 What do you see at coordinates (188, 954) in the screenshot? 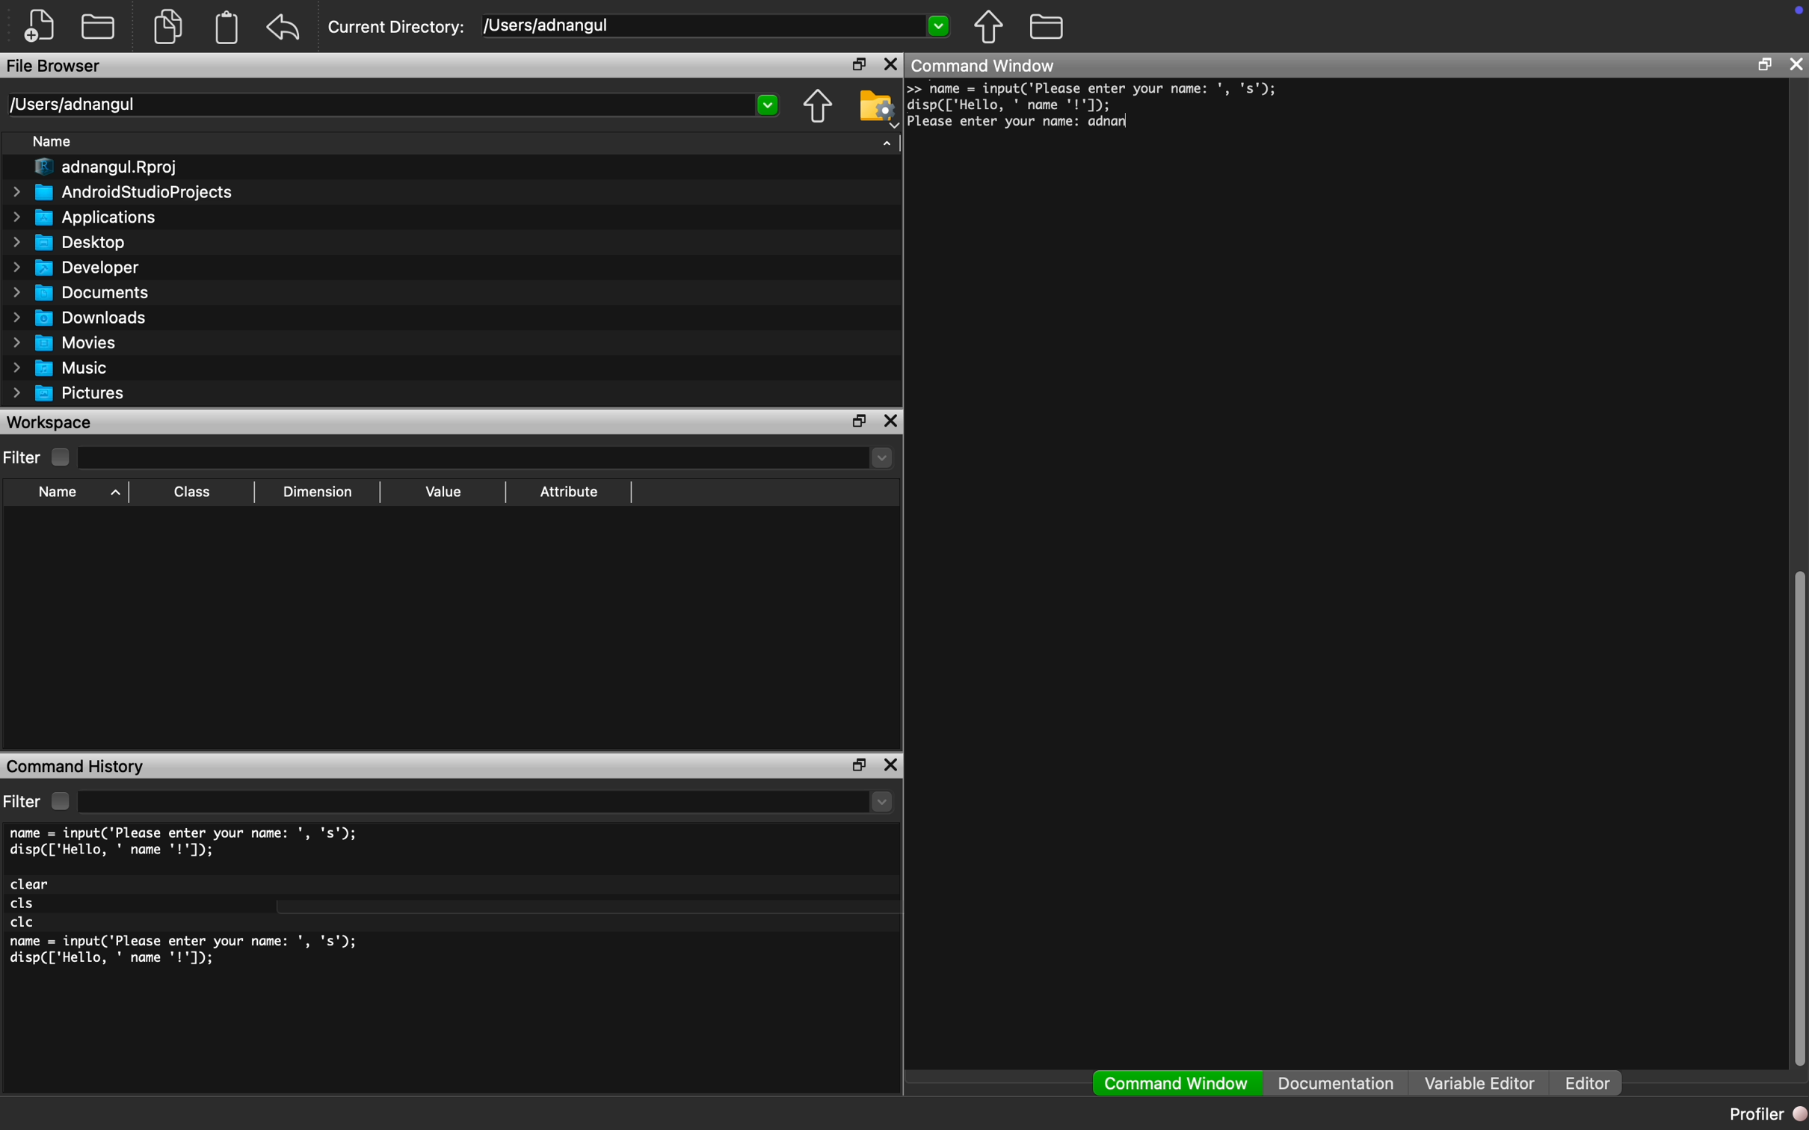
I see `name = input('Please enter your name: ','s');  disp(['Hello, 'name'!'])` at bounding box center [188, 954].